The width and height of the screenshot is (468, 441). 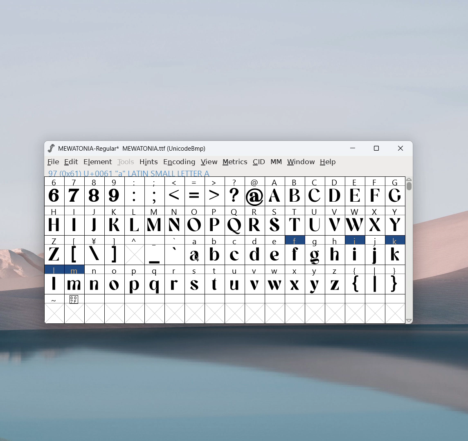 What do you see at coordinates (149, 162) in the screenshot?
I see `hints` at bounding box center [149, 162].